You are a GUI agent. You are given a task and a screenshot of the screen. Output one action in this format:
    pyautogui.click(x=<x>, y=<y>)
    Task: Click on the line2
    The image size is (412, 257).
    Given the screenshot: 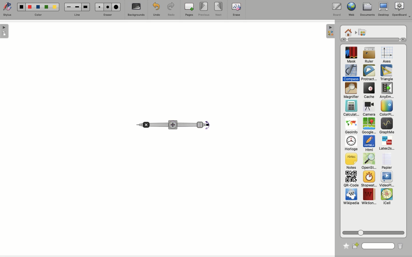 What is the action you would take?
    pyautogui.click(x=77, y=7)
    